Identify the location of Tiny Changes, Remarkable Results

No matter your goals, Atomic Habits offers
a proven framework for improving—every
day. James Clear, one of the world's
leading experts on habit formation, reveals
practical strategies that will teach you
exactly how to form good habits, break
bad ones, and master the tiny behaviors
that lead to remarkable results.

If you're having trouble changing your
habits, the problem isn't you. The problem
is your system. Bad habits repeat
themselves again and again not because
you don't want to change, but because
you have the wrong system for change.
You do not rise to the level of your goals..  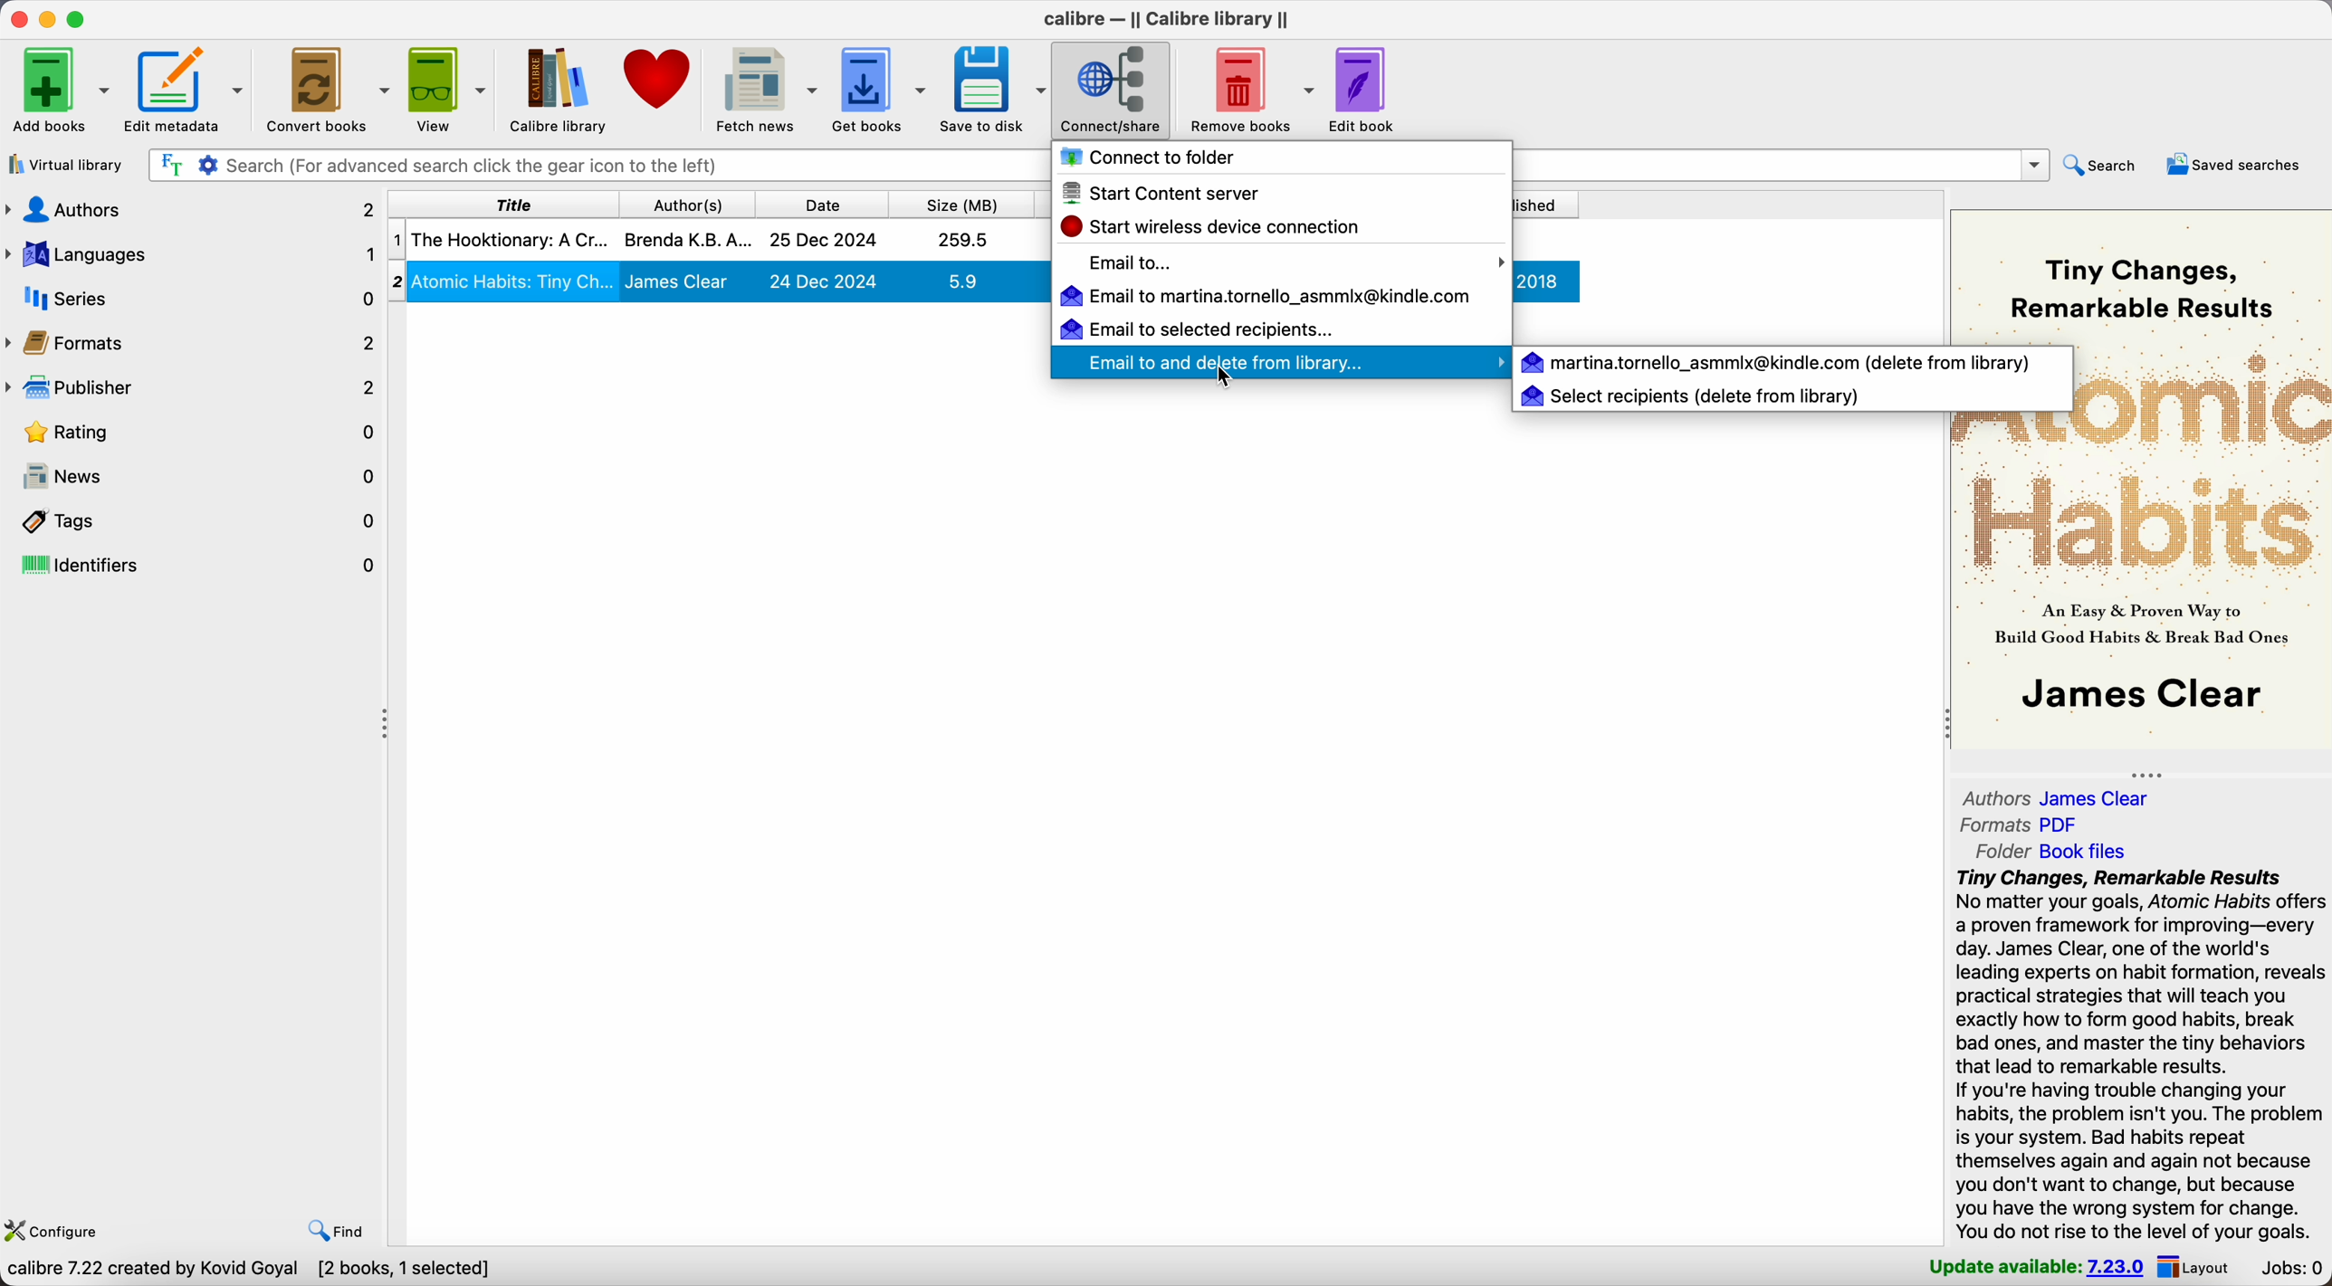
(2139, 1056).